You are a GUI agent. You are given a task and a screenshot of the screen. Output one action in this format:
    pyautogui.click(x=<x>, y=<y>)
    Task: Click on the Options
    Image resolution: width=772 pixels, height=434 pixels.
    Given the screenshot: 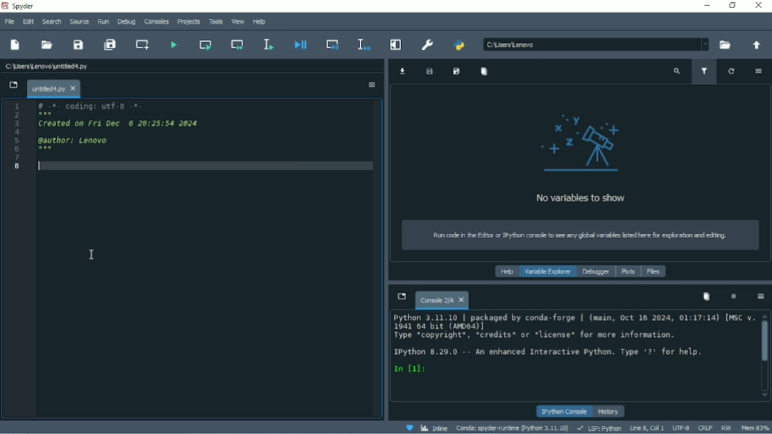 What is the action you would take?
    pyautogui.click(x=365, y=86)
    